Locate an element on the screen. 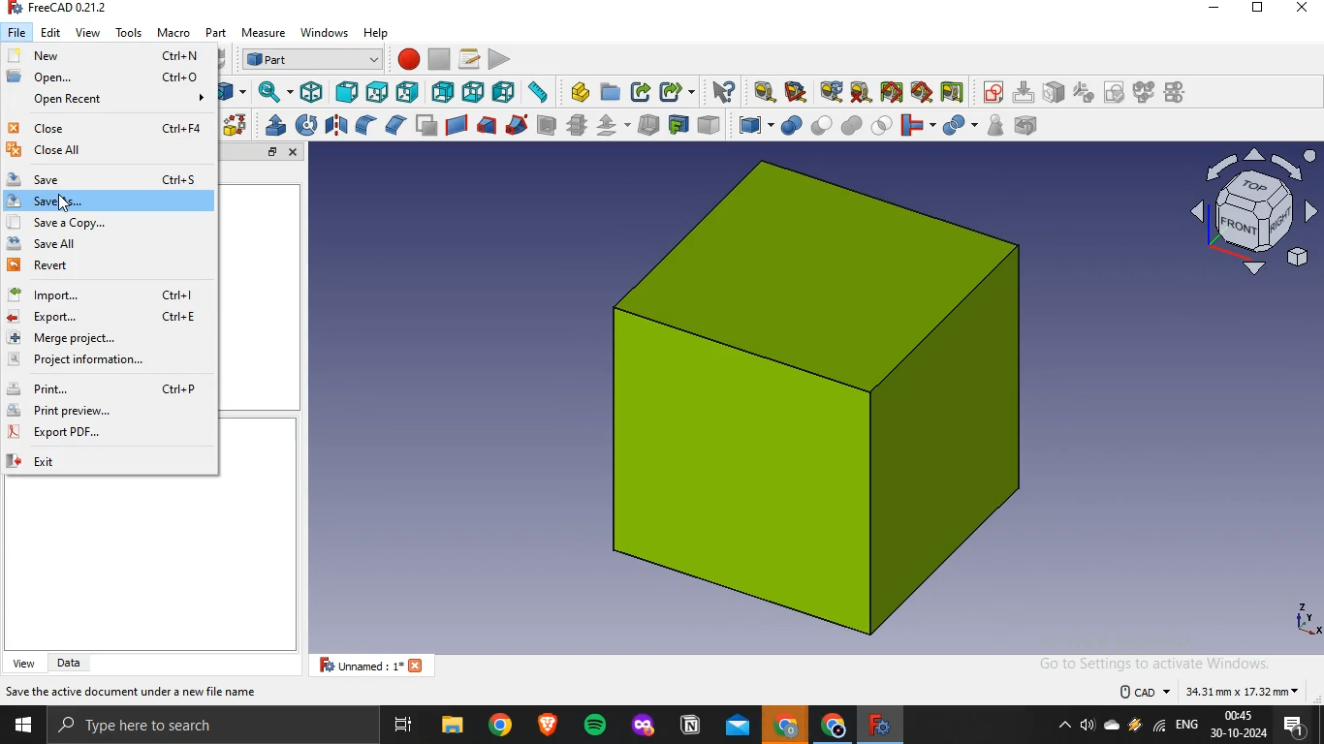 The image size is (1324, 744). import is located at coordinates (104, 294).